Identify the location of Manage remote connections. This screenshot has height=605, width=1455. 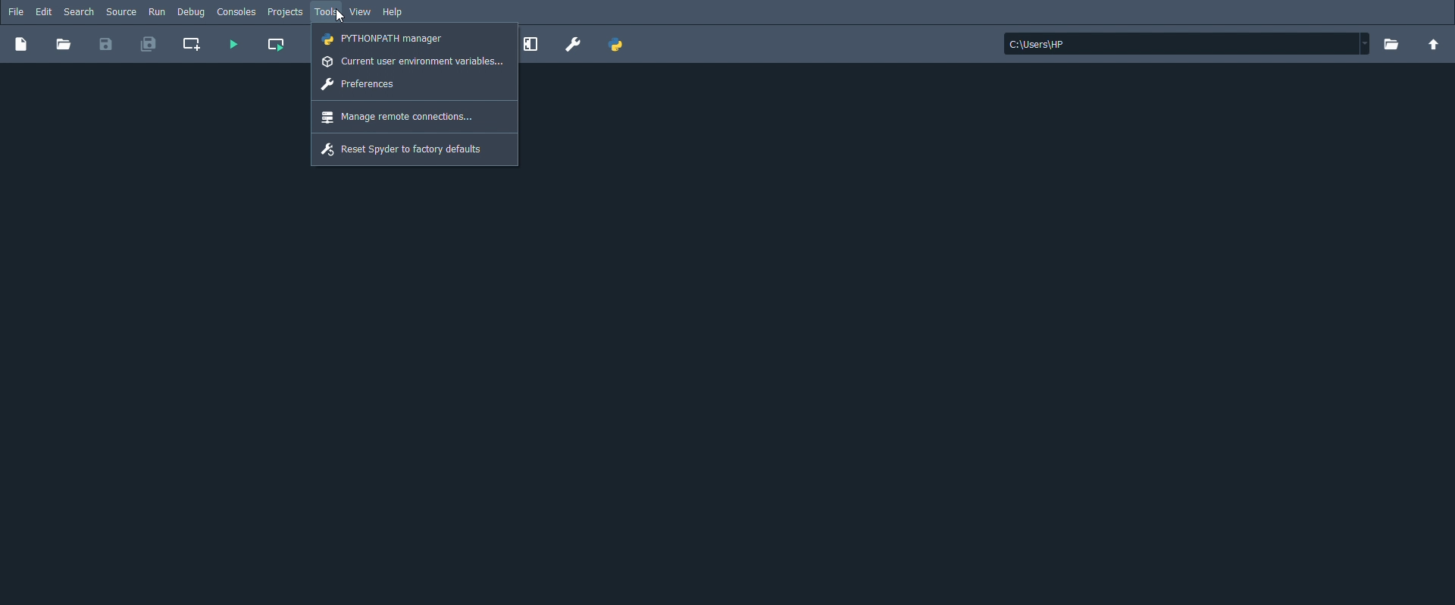
(399, 117).